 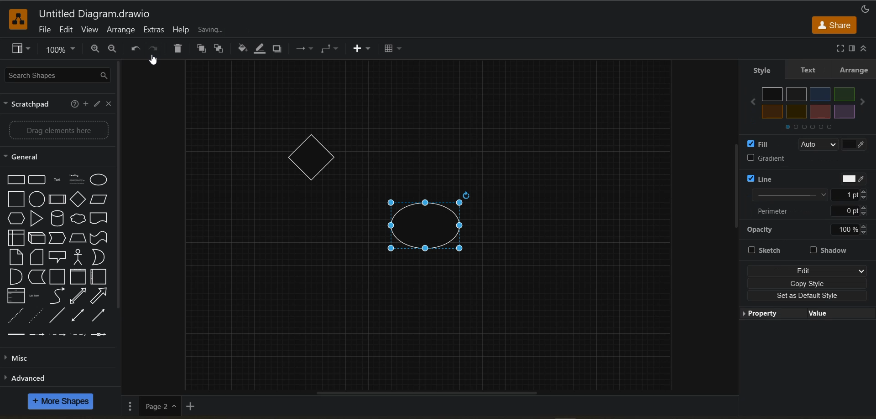 What do you see at coordinates (96, 105) in the screenshot?
I see `edit` at bounding box center [96, 105].